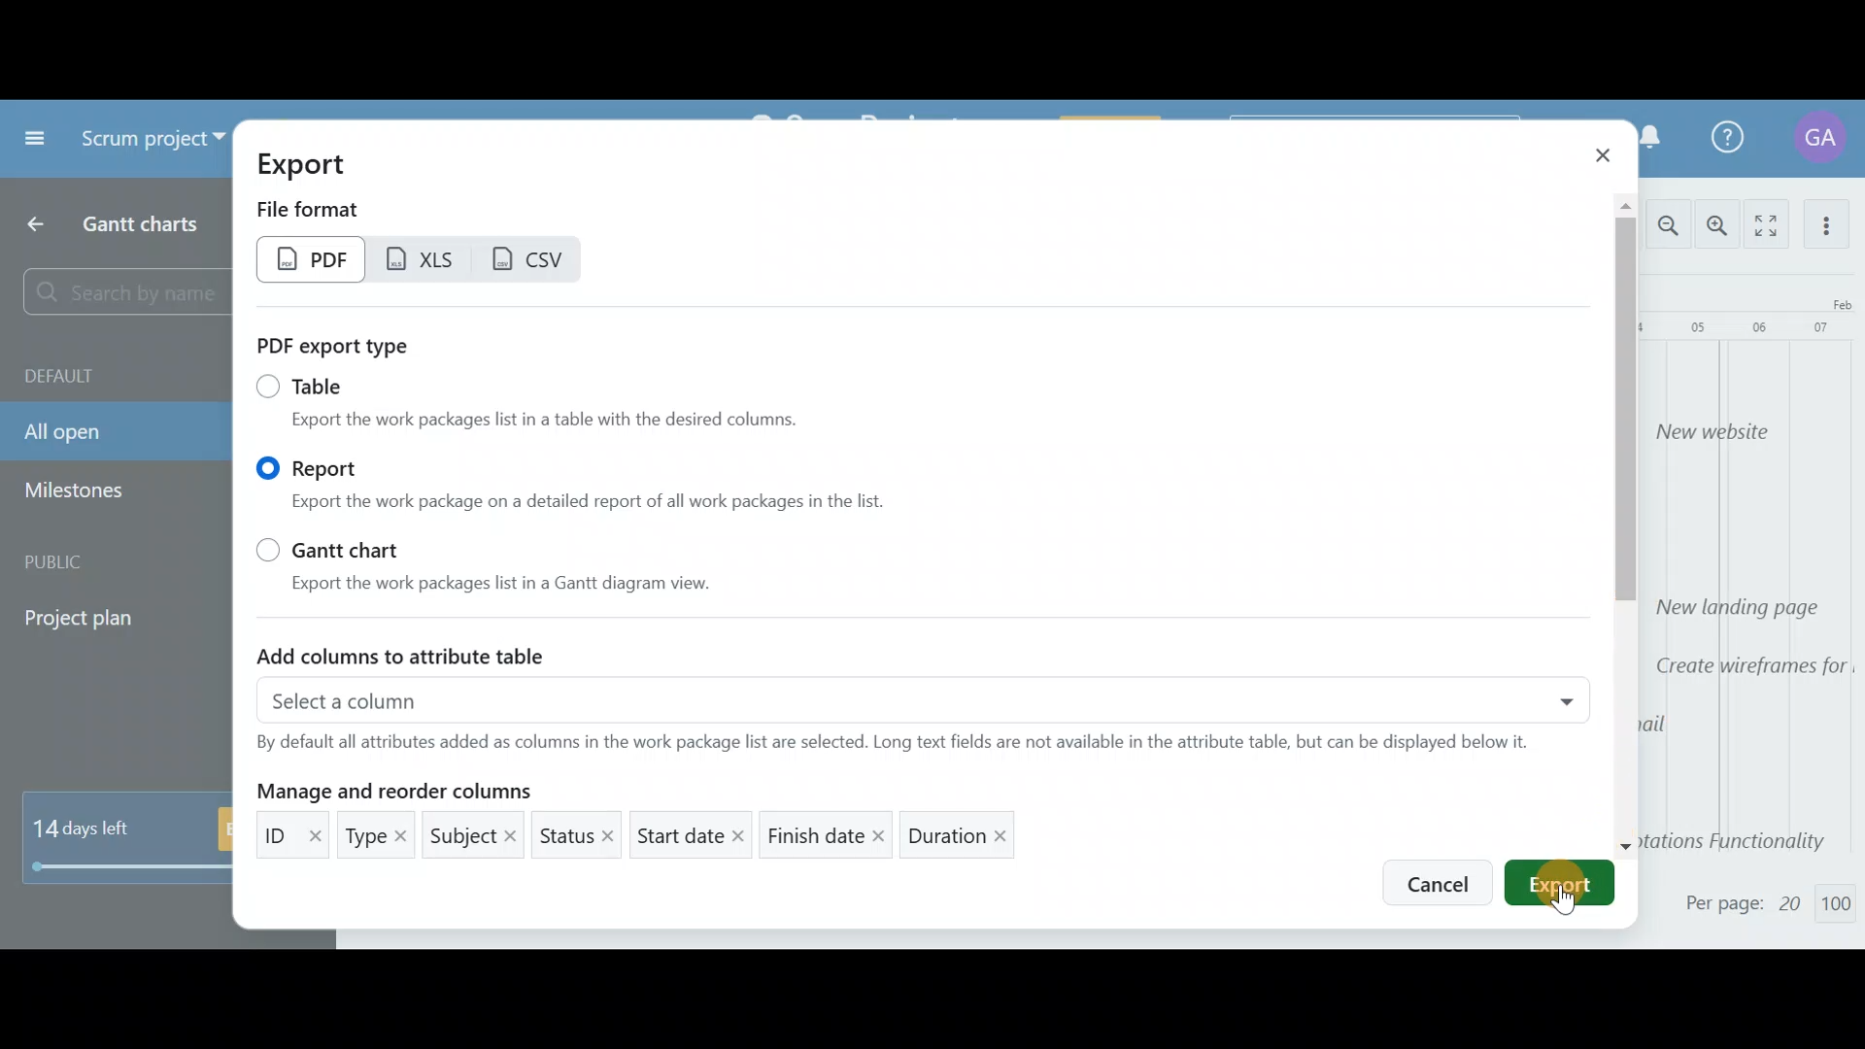  Describe the element at coordinates (415, 262) in the screenshot. I see `XLS` at that location.